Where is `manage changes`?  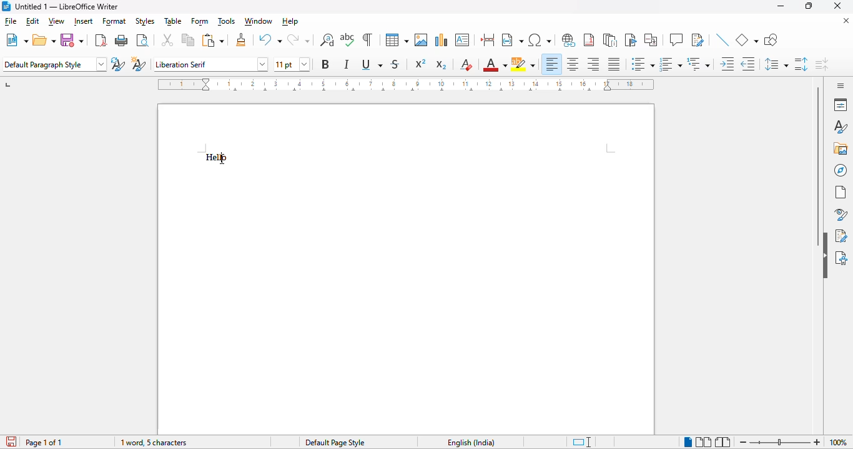
manage changes is located at coordinates (842, 236).